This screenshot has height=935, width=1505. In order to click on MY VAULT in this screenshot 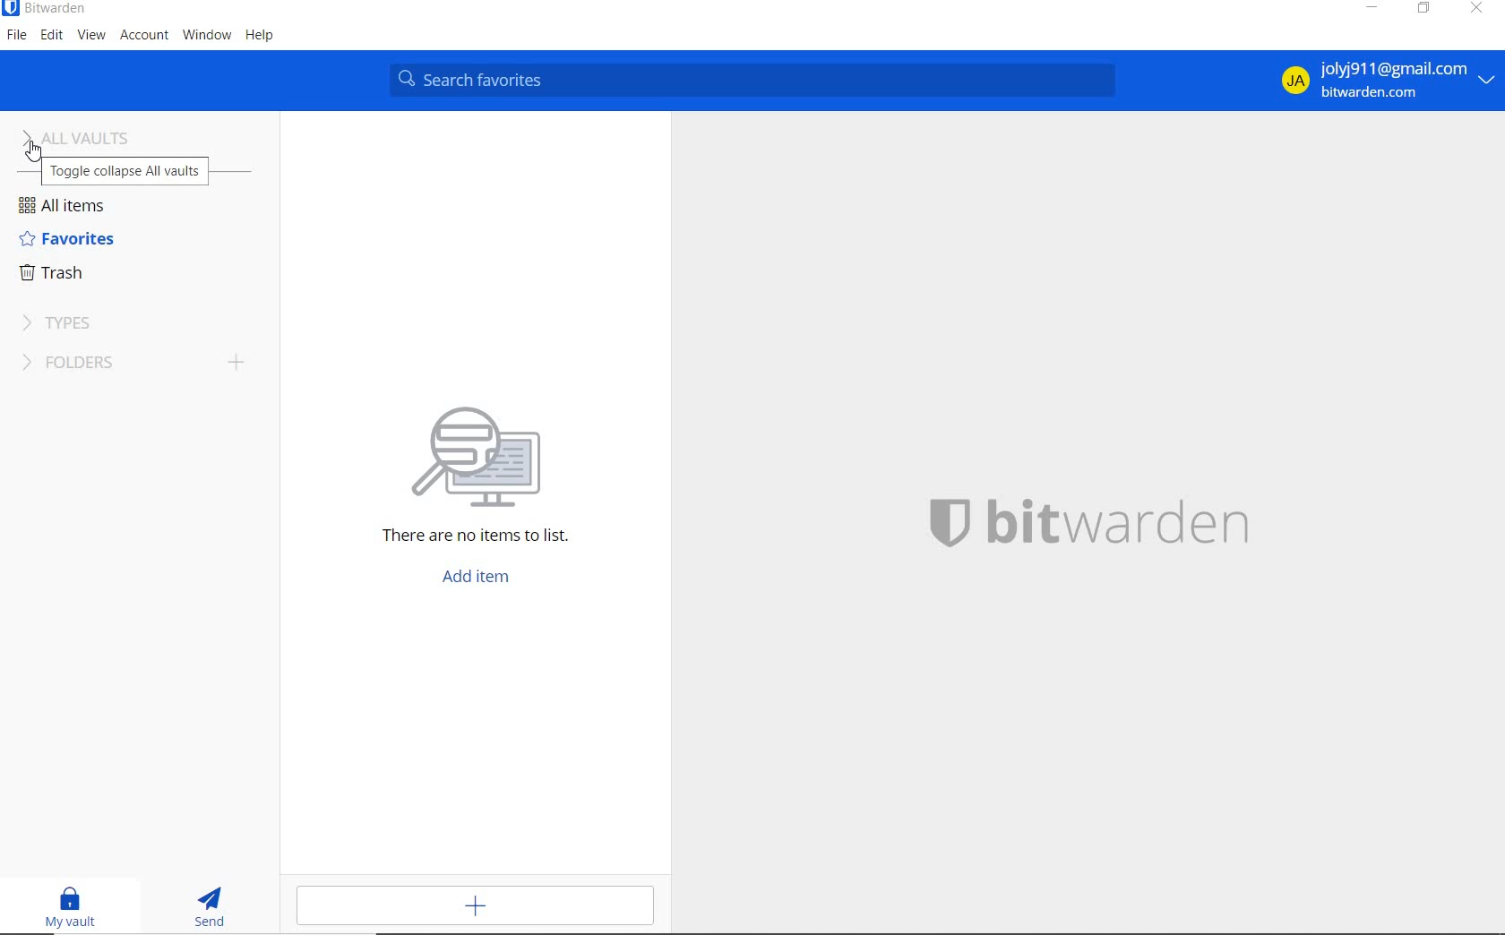, I will do `click(73, 907)`.